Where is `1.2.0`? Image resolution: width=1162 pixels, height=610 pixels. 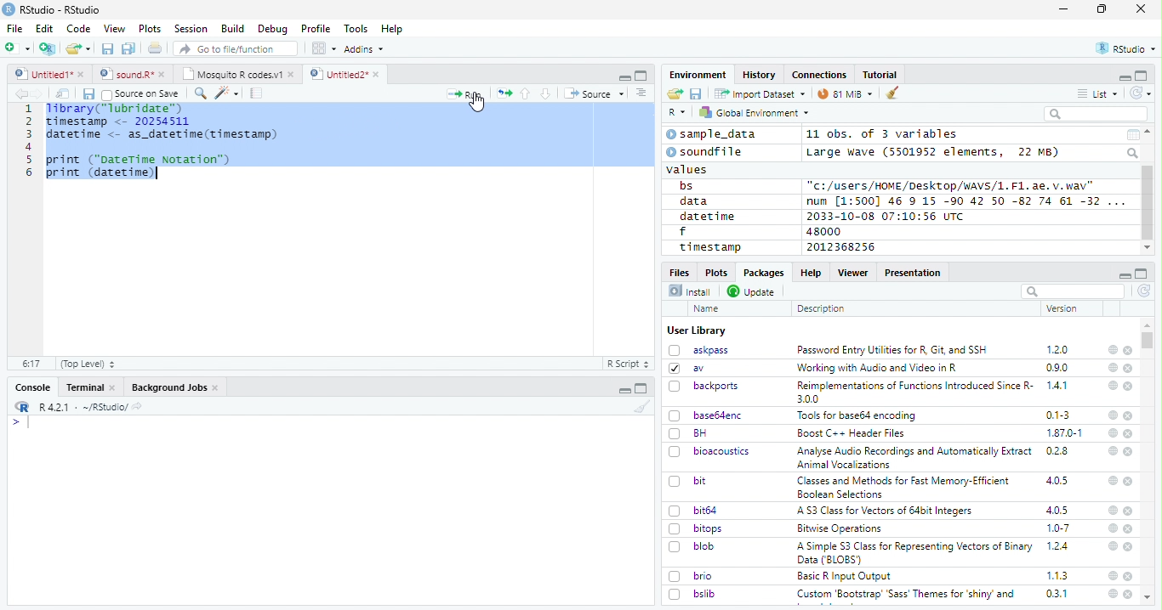
1.2.0 is located at coordinates (1059, 349).